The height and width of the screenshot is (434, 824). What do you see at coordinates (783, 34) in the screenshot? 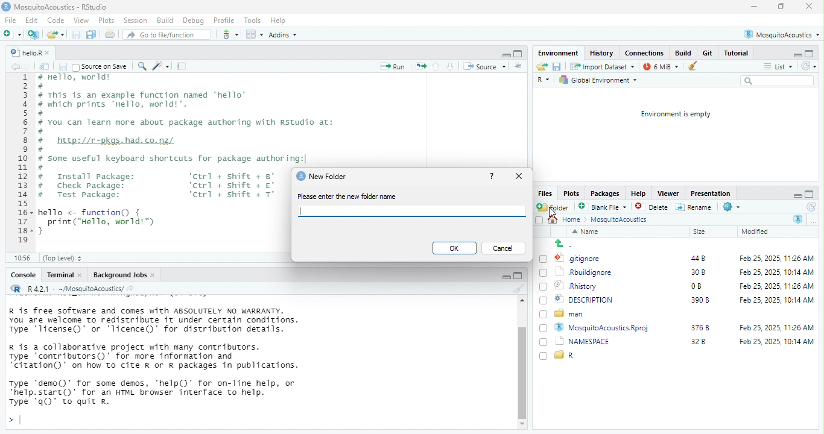
I see `® MosquitoAcoustics *` at bounding box center [783, 34].